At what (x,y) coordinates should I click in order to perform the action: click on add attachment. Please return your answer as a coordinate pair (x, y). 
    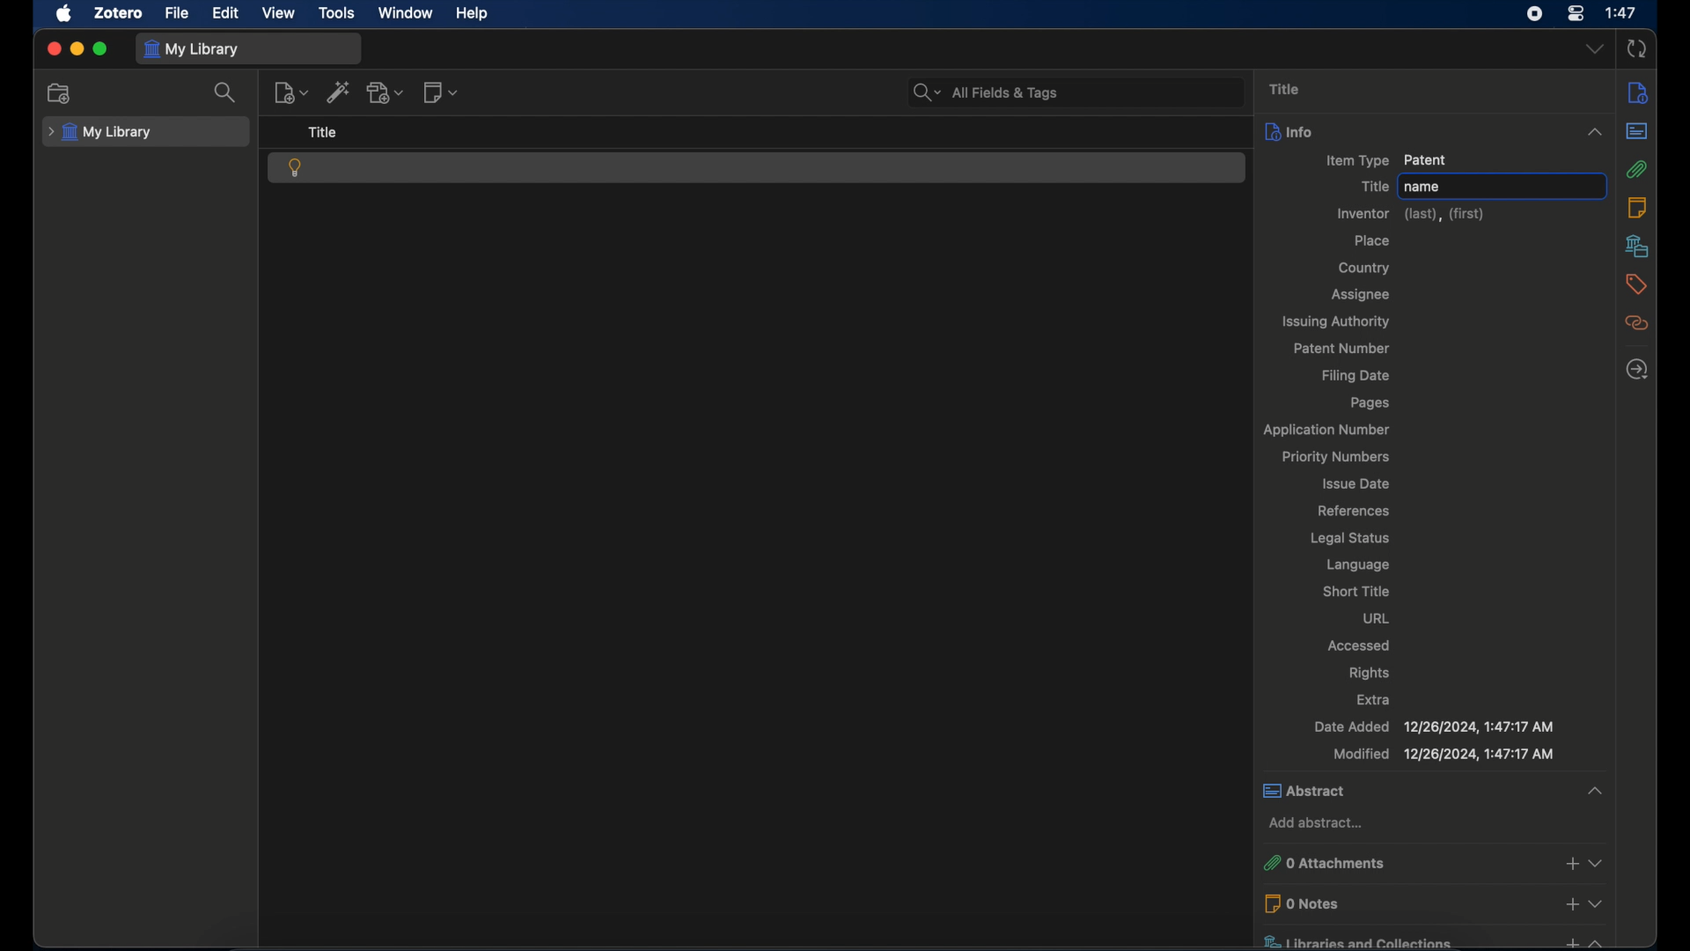
    Looking at the image, I should click on (387, 92).